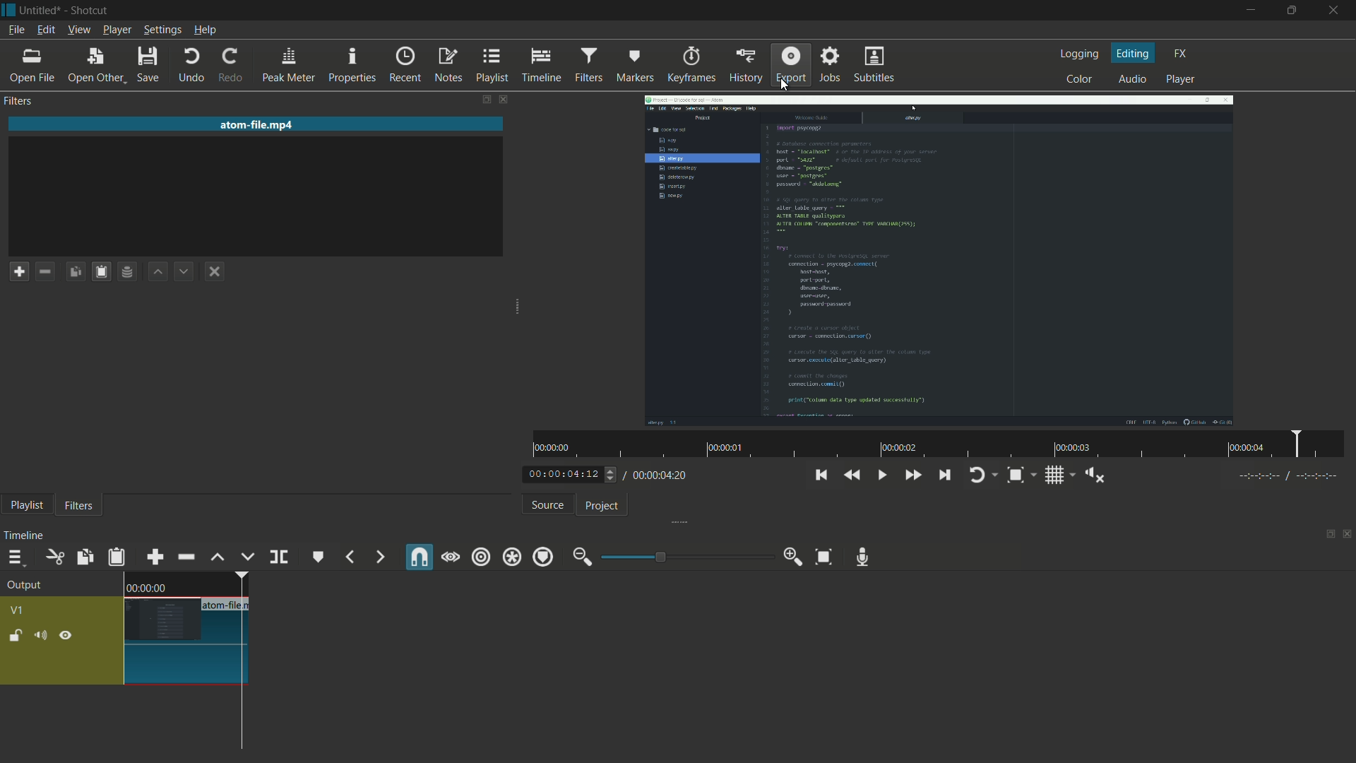 This screenshot has height=763, width=1356. Describe the element at coordinates (686, 557) in the screenshot. I see `adjustment bar` at that location.